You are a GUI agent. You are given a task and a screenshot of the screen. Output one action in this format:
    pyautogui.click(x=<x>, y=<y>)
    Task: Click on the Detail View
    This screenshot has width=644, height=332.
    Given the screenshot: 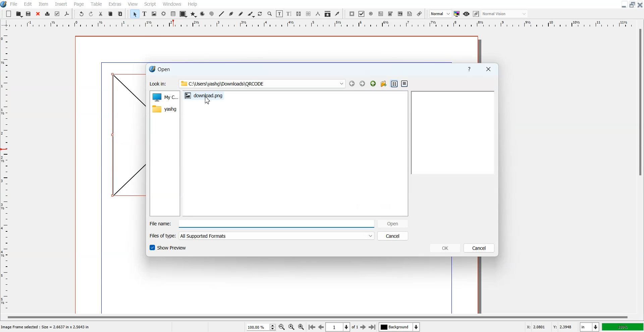 What is the action you would take?
    pyautogui.click(x=405, y=84)
    